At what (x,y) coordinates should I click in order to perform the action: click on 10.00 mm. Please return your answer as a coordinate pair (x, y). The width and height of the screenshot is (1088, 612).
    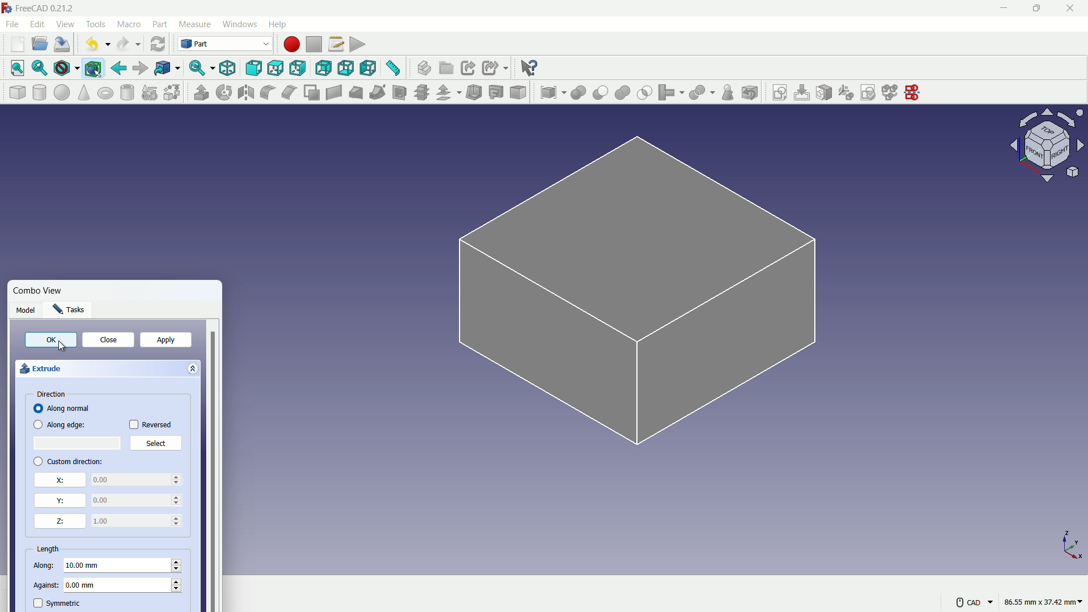
    Looking at the image, I should click on (121, 566).